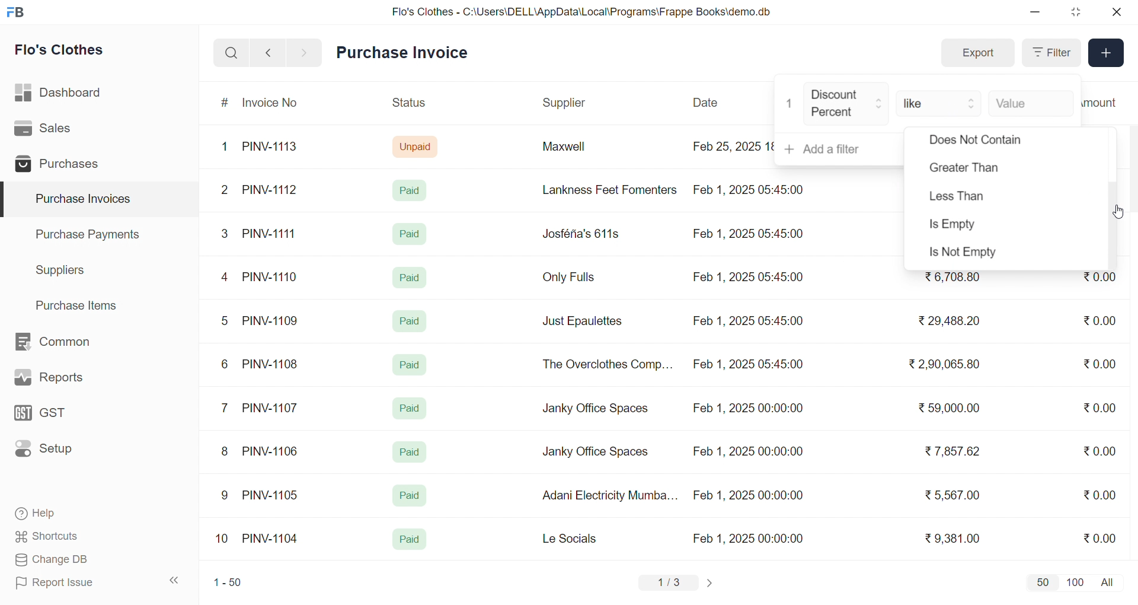  What do you see at coordinates (1050, 53) in the screenshot?
I see `Filter` at bounding box center [1050, 53].